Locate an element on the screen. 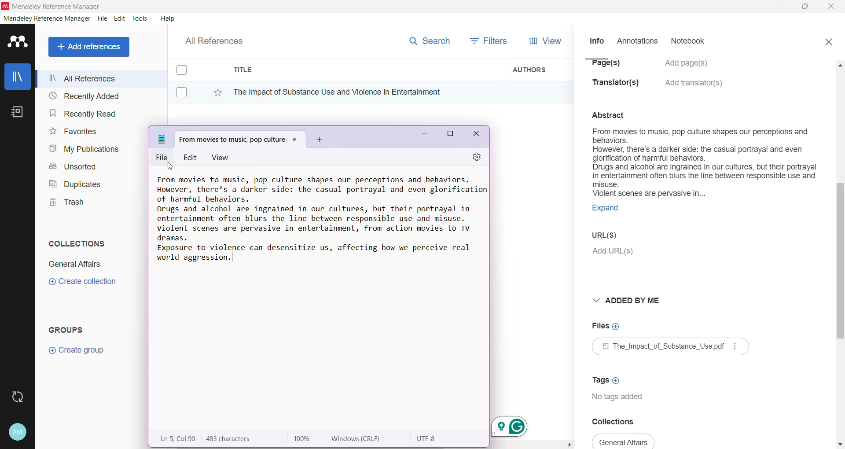  Settings is located at coordinates (473, 158).